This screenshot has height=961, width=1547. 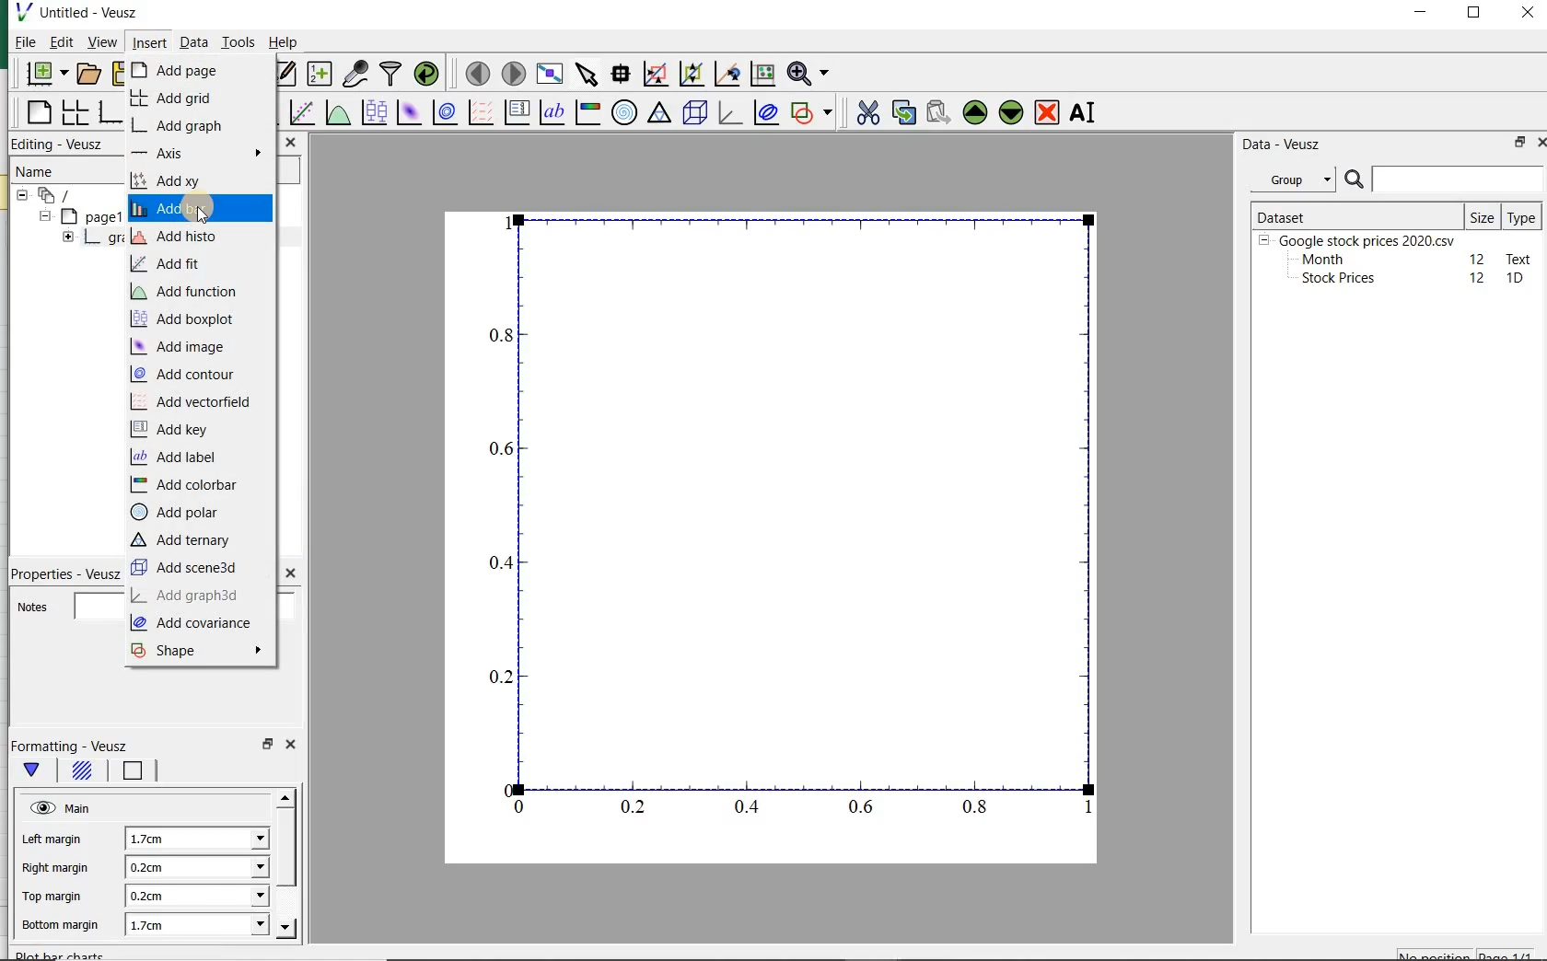 What do you see at coordinates (902, 113) in the screenshot?
I see `copy the selected widget` at bounding box center [902, 113].